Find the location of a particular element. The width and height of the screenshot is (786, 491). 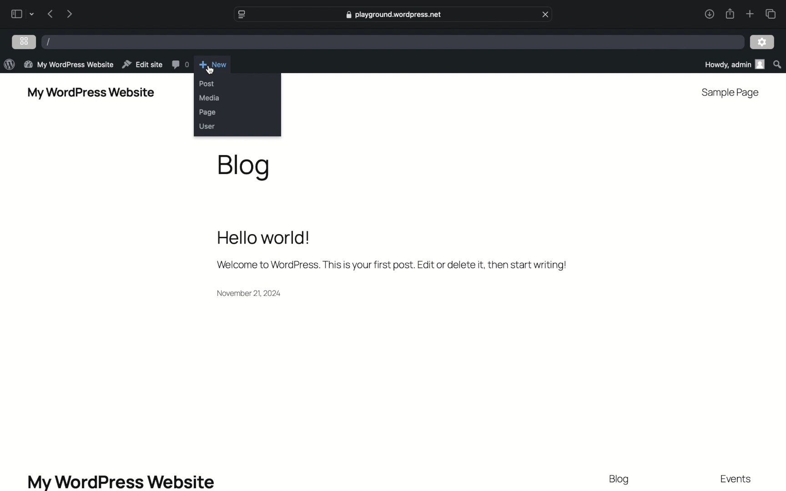

blog is located at coordinates (621, 480).